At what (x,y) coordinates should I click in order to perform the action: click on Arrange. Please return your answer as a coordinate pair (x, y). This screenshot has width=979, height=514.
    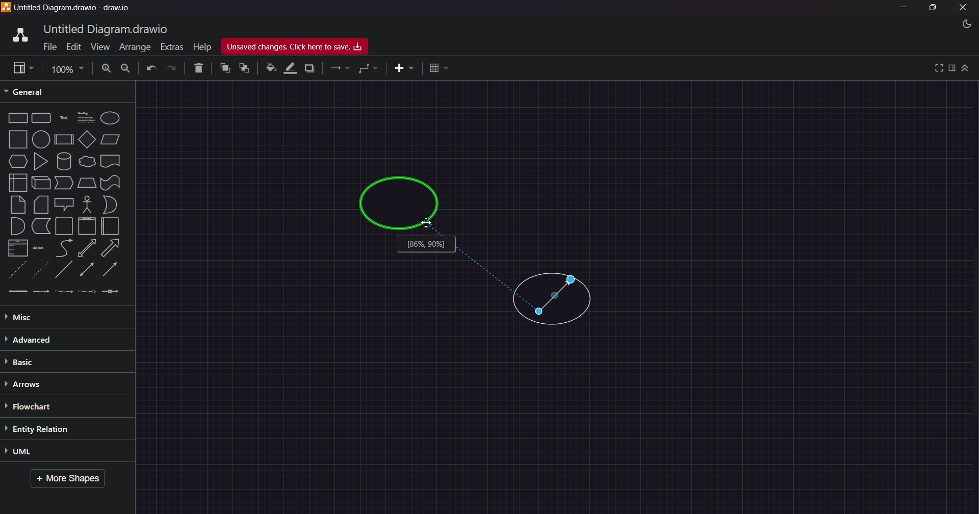
    Looking at the image, I should click on (133, 48).